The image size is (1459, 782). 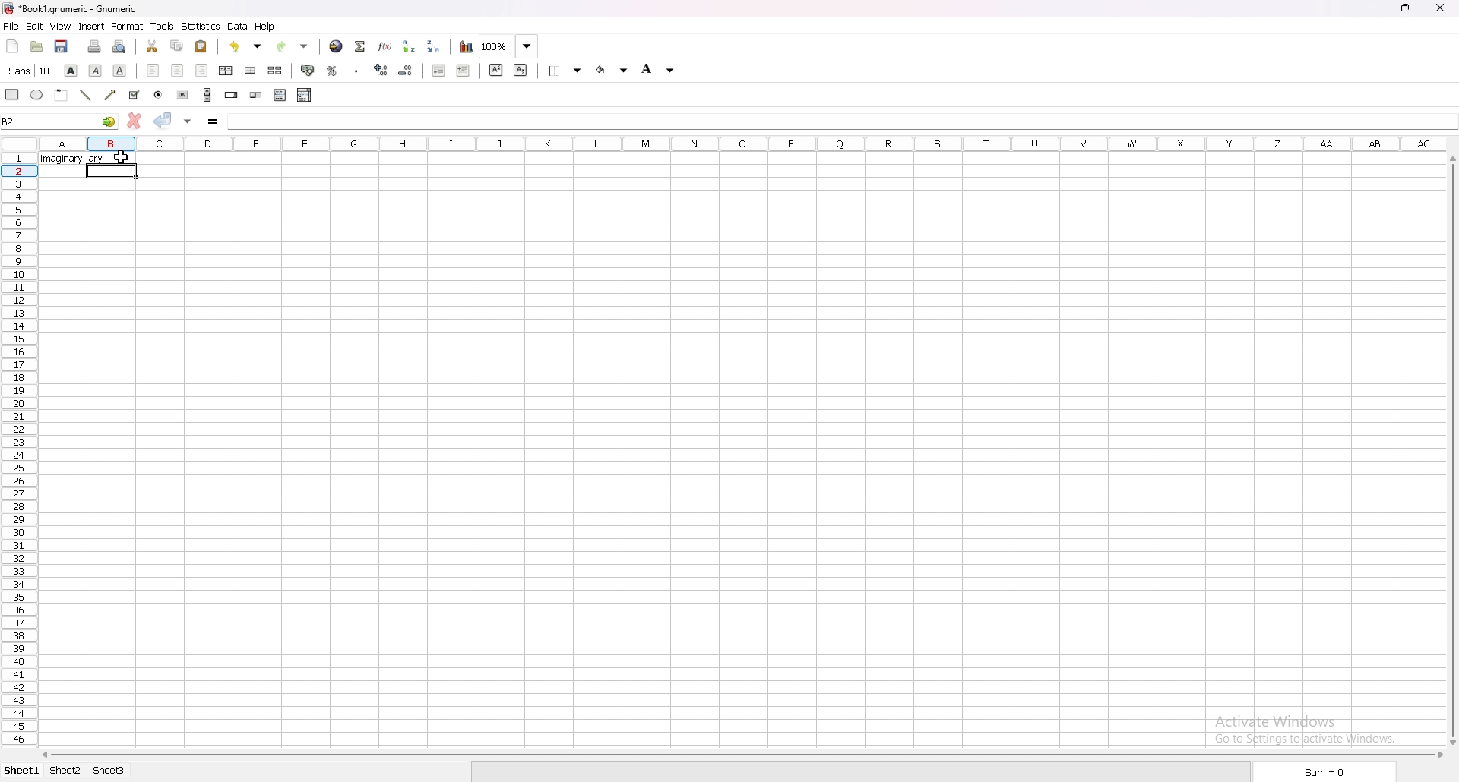 What do you see at coordinates (92, 27) in the screenshot?
I see `insert` at bounding box center [92, 27].